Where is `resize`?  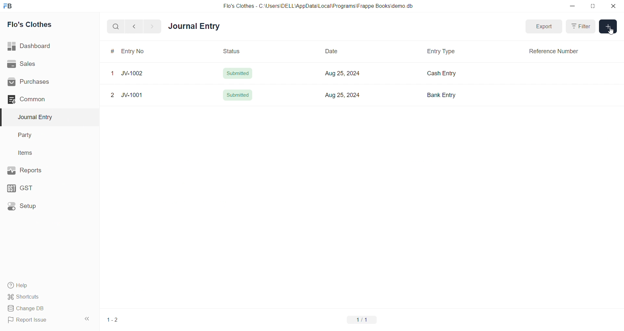
resize is located at coordinates (592, 6).